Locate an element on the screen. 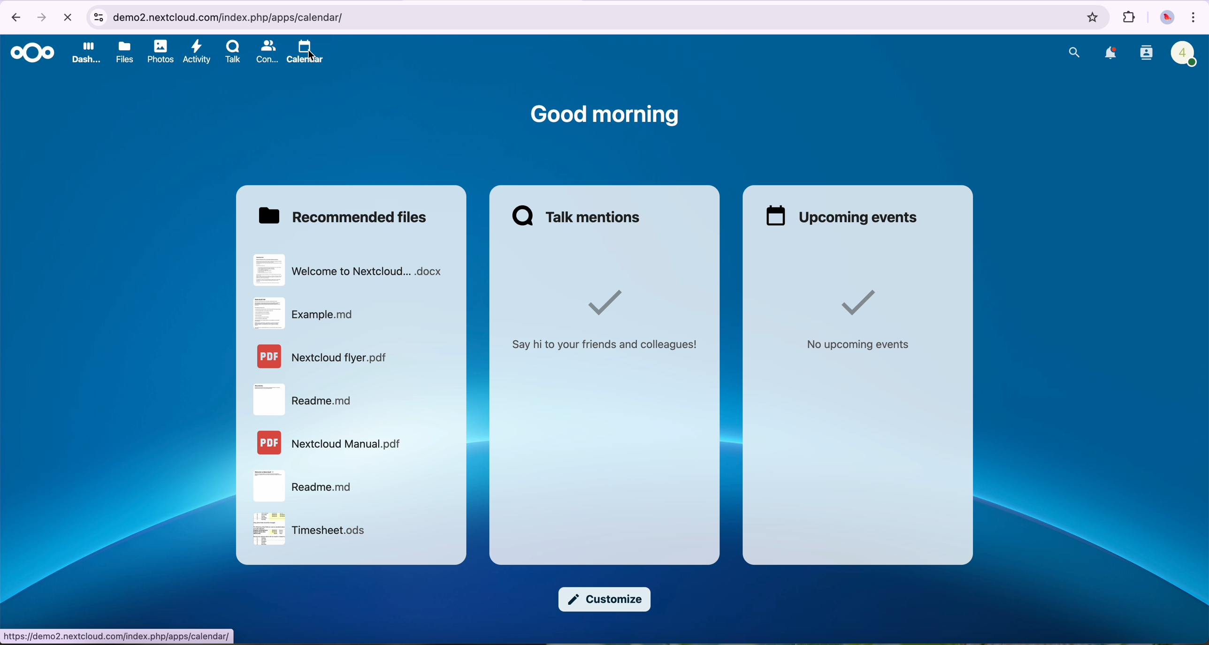  navigate foward is located at coordinates (40, 19).